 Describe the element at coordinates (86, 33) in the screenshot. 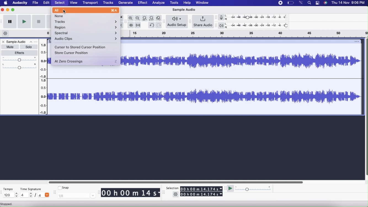

I see `Spectral` at that location.